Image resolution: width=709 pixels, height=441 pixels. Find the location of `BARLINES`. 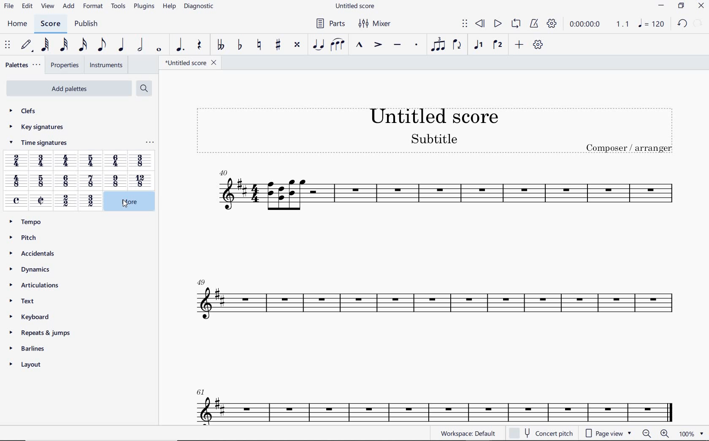

BARLINES is located at coordinates (29, 348).